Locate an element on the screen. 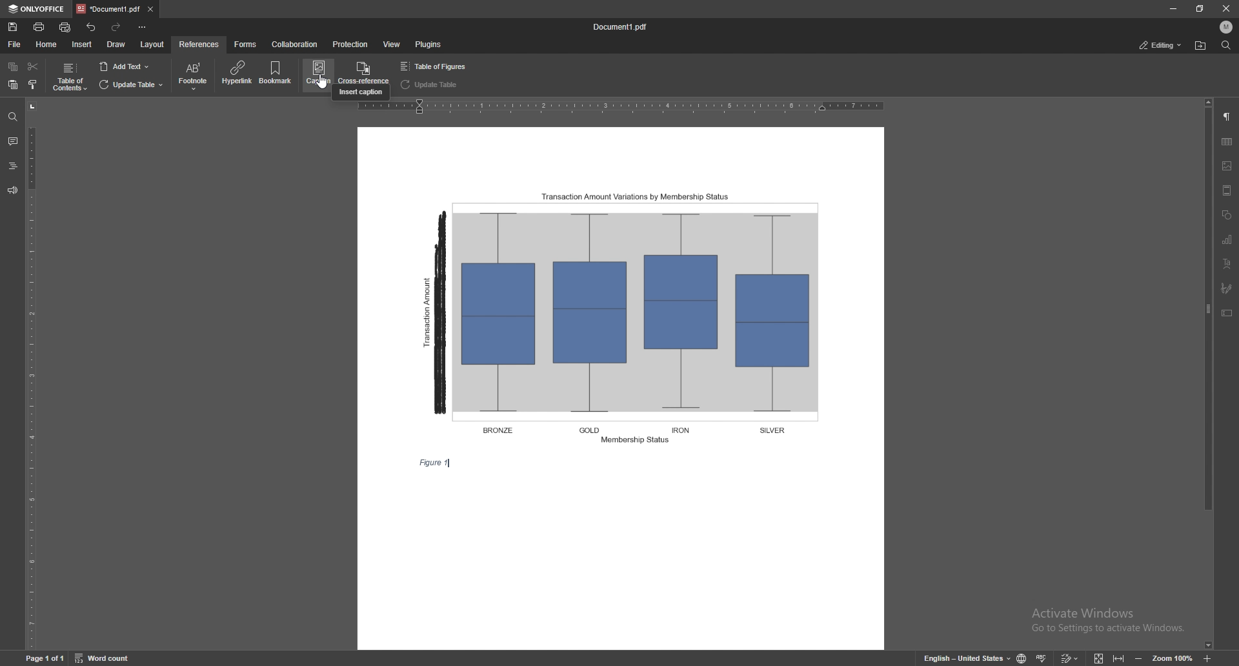 This screenshot has width=1239, height=666. view is located at coordinates (392, 44).